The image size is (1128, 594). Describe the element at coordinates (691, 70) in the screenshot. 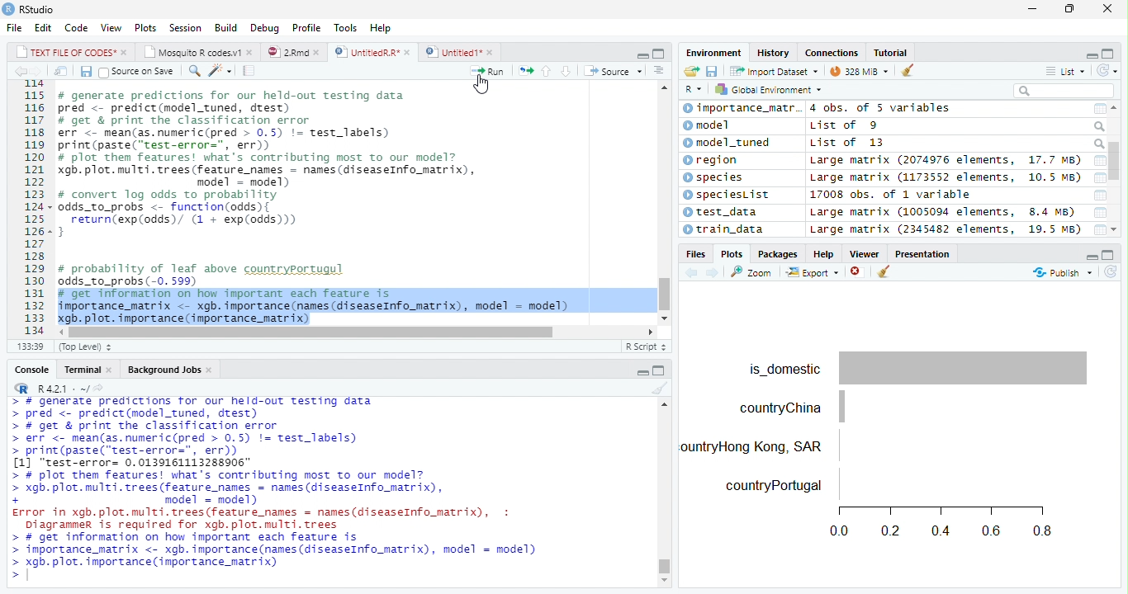

I see `Open folder` at that location.